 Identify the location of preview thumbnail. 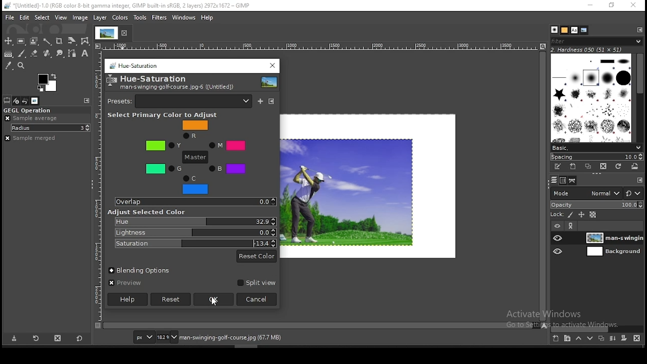
(267, 82).